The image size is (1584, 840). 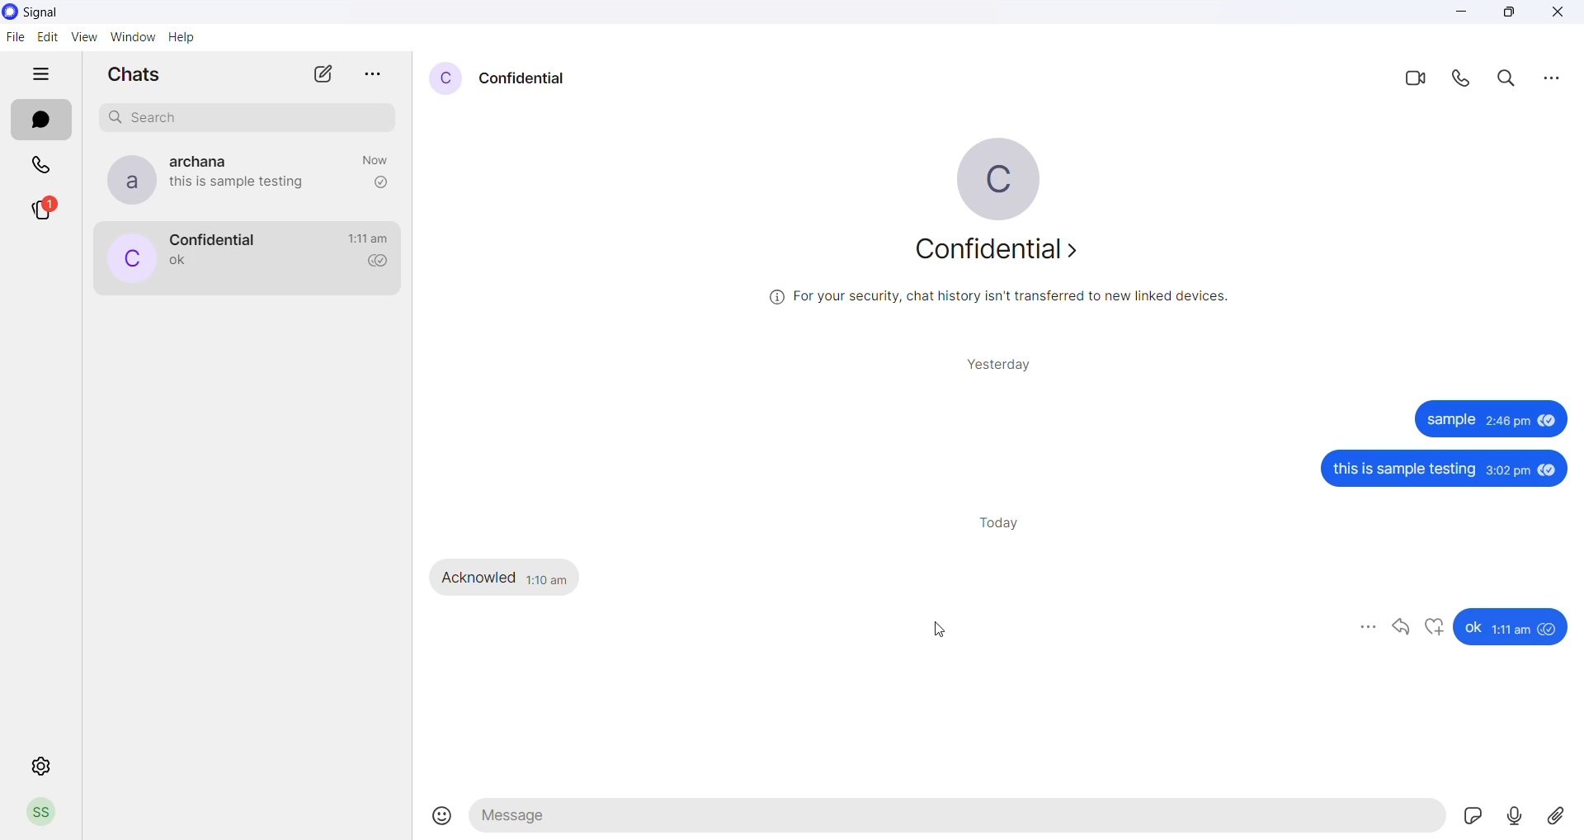 What do you see at coordinates (1550, 630) in the screenshot?
I see `seen` at bounding box center [1550, 630].